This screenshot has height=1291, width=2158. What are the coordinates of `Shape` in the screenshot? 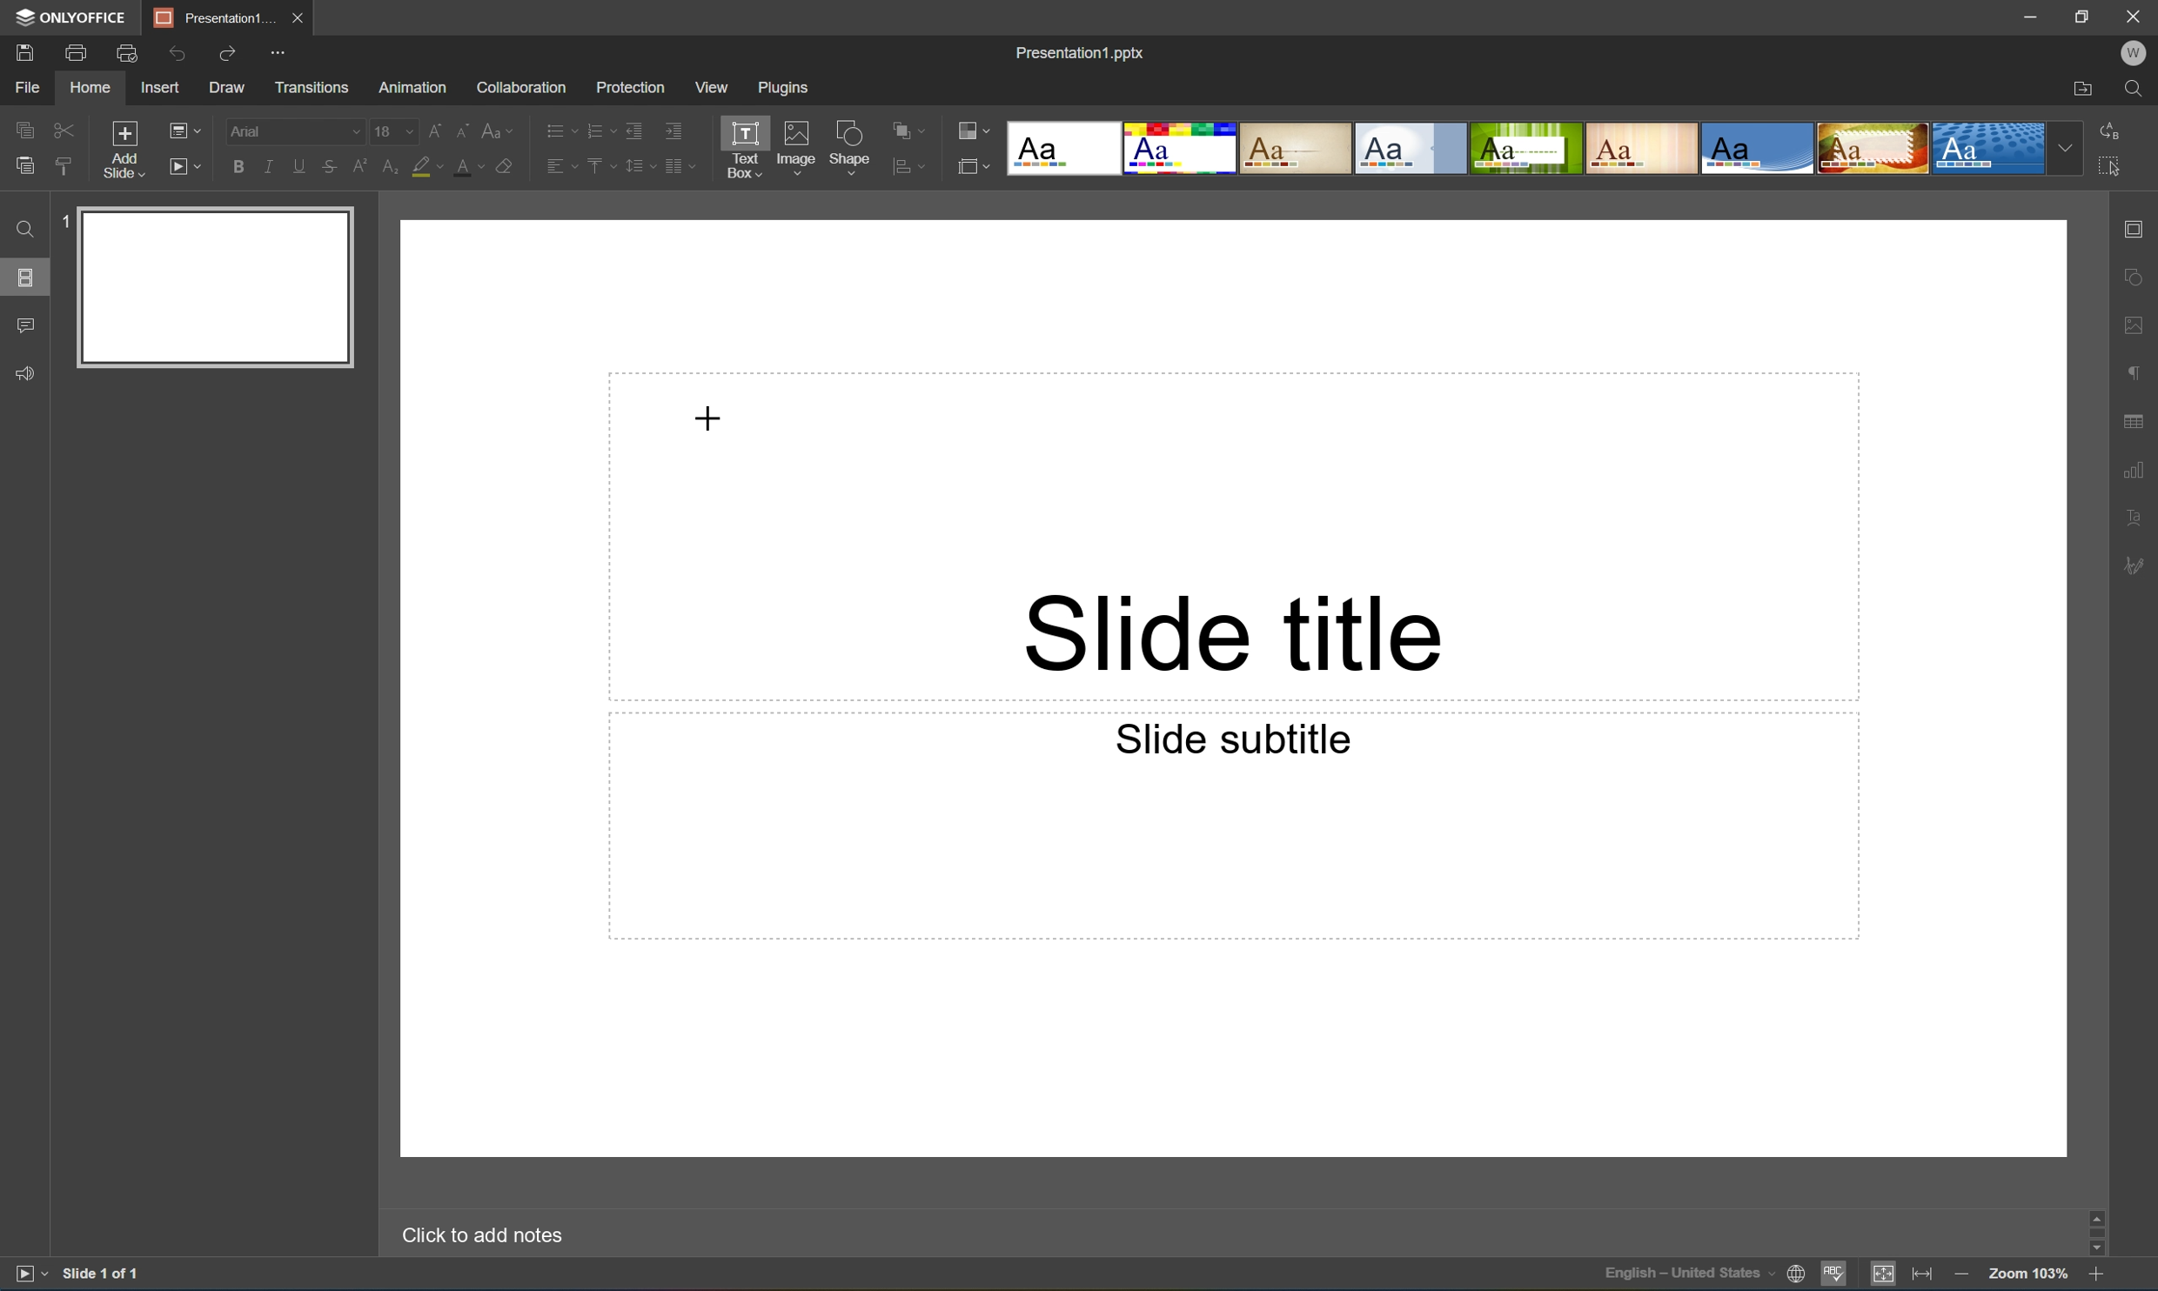 It's located at (851, 151).